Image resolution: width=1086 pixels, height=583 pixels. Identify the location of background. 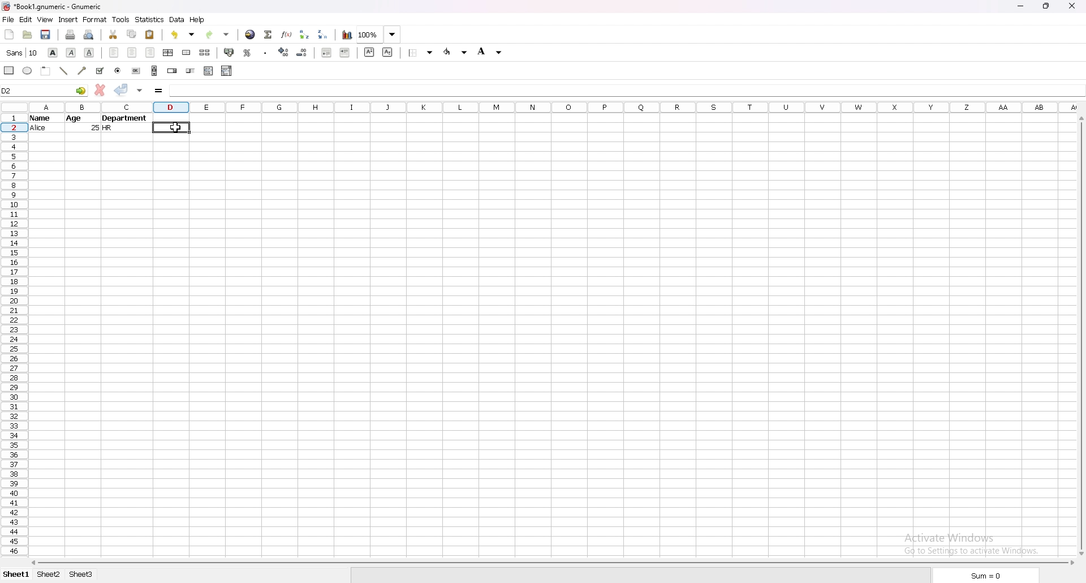
(489, 52).